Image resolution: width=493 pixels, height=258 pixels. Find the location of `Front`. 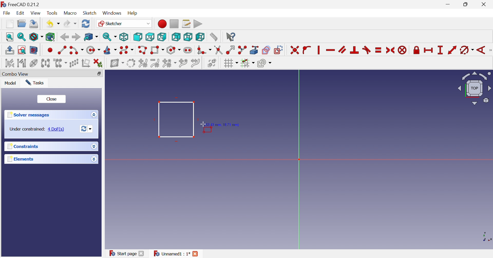

Front is located at coordinates (138, 37).